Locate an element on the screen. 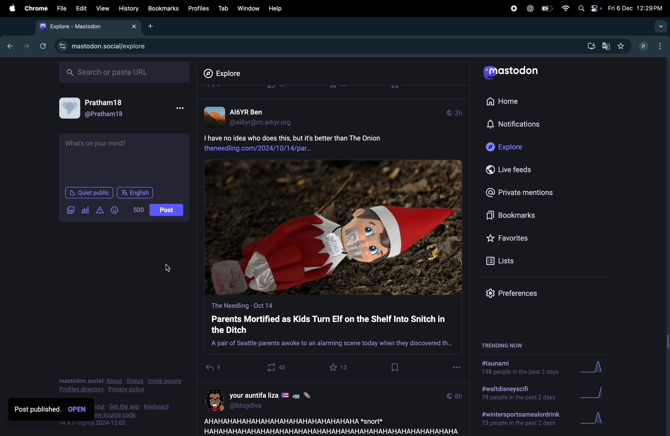 Image resolution: width=670 pixels, height=436 pixels. lists is located at coordinates (503, 261).